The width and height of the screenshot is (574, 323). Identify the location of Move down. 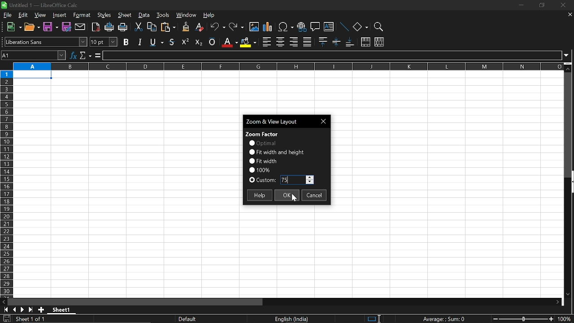
(567, 293).